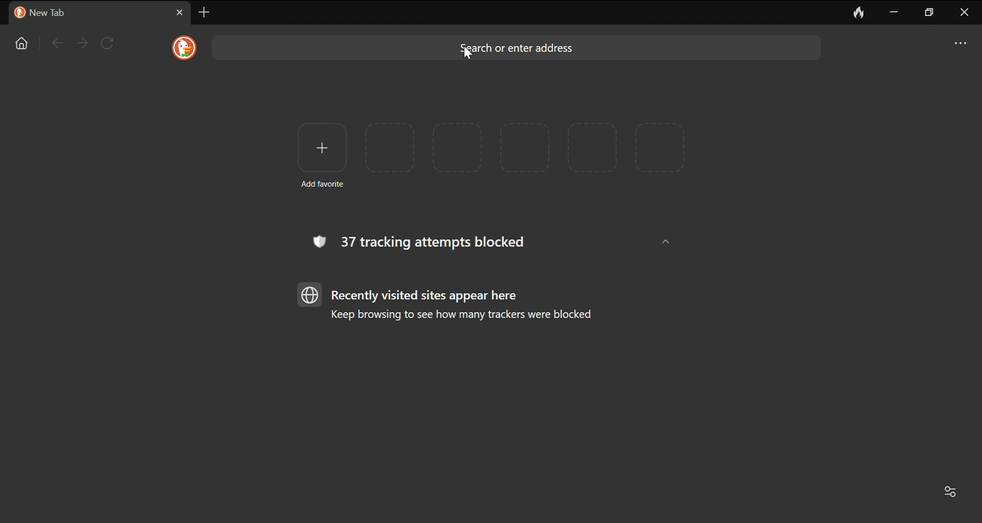  What do you see at coordinates (82, 43) in the screenshot?
I see `Forward` at bounding box center [82, 43].